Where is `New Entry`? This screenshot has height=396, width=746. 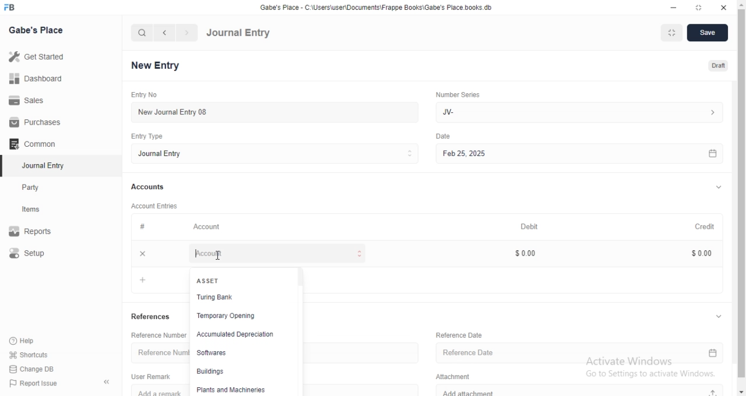 New Entry is located at coordinates (155, 65).